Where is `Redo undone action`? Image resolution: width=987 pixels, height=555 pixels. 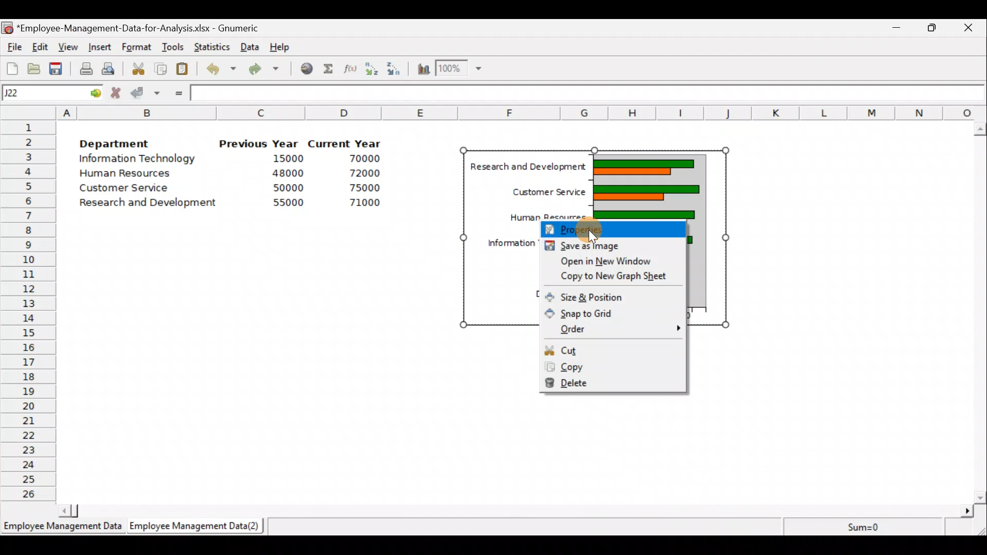 Redo undone action is located at coordinates (269, 70).